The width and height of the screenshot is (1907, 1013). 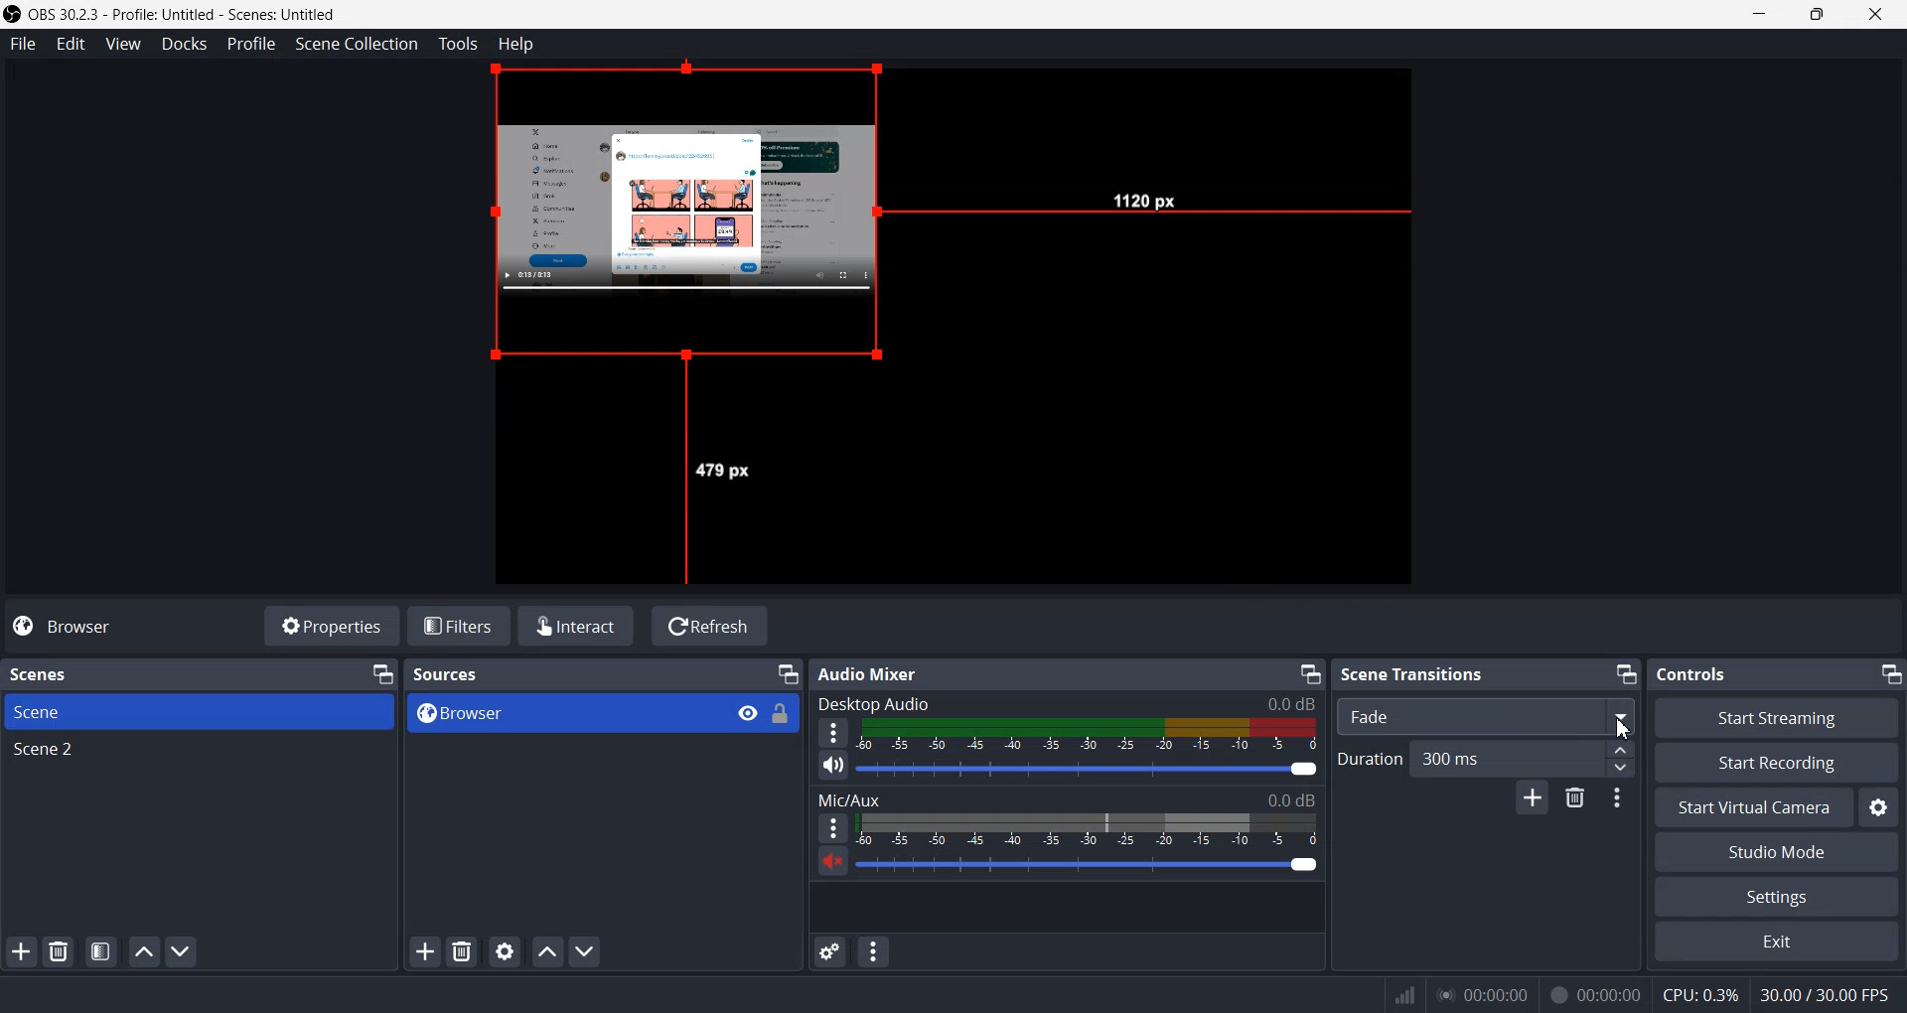 What do you see at coordinates (547, 951) in the screenshot?
I see `Move source up` at bounding box center [547, 951].